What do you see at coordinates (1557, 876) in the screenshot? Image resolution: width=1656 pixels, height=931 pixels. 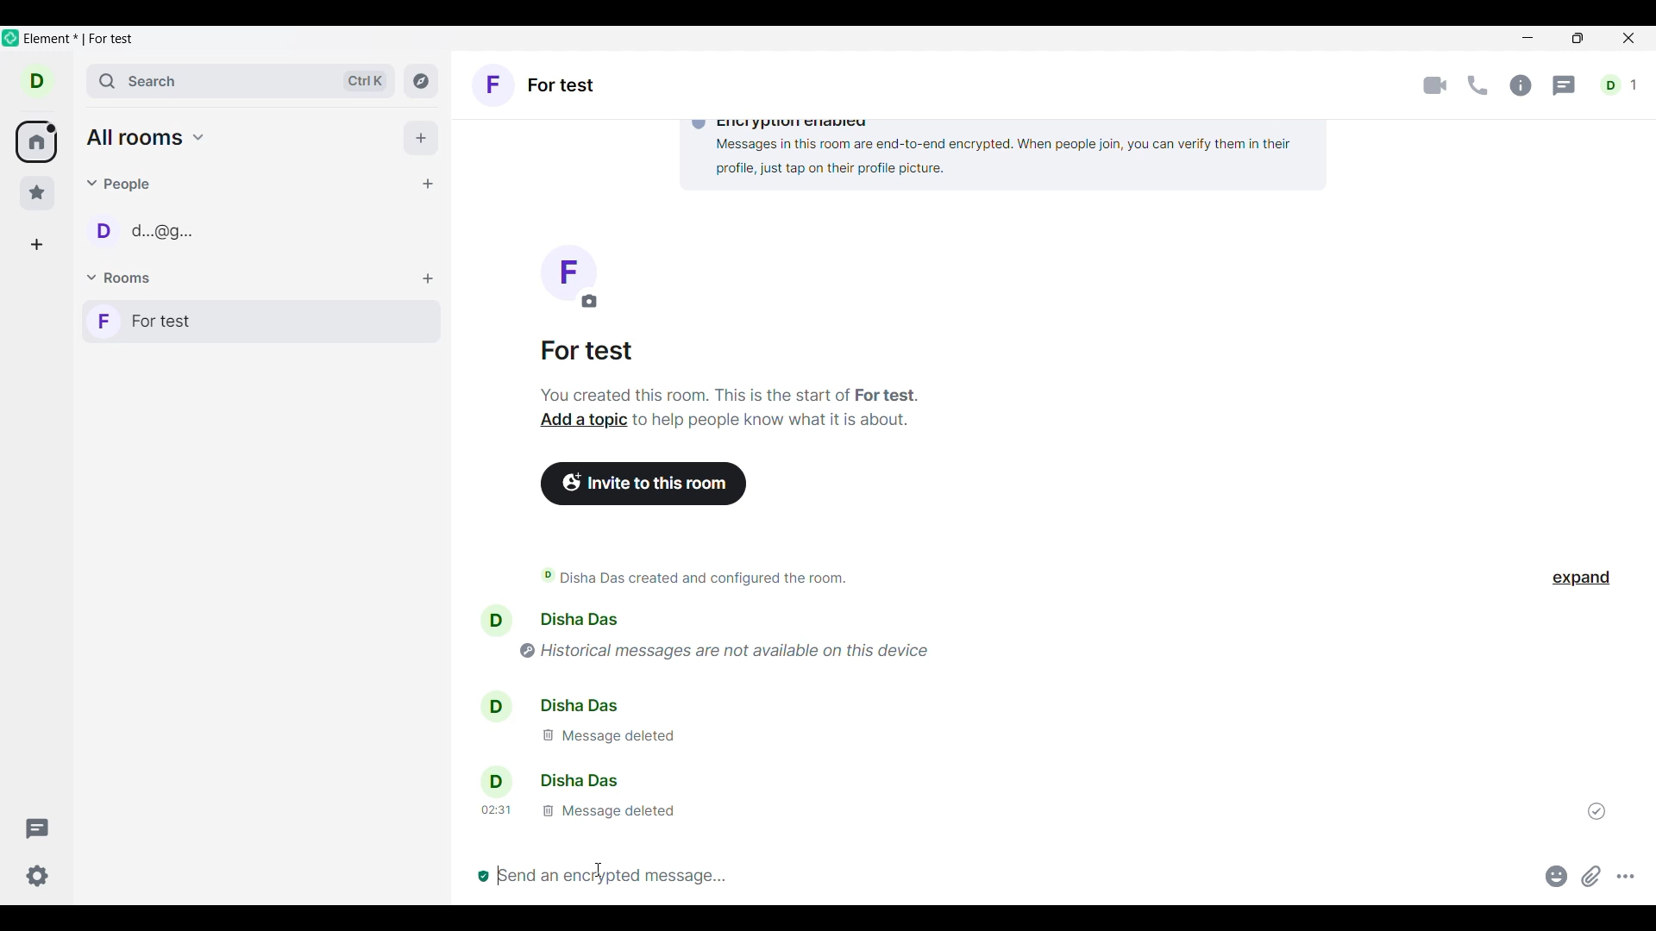 I see `Add emoji` at bounding box center [1557, 876].